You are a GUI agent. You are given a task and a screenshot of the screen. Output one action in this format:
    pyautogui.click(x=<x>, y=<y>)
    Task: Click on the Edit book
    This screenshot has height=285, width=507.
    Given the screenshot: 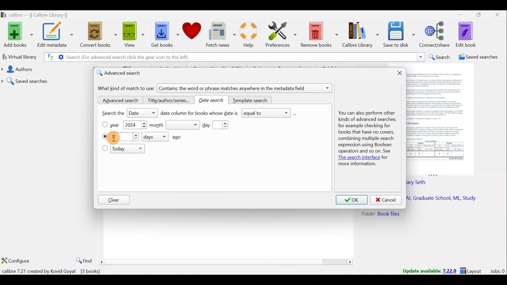 What is the action you would take?
    pyautogui.click(x=470, y=34)
    